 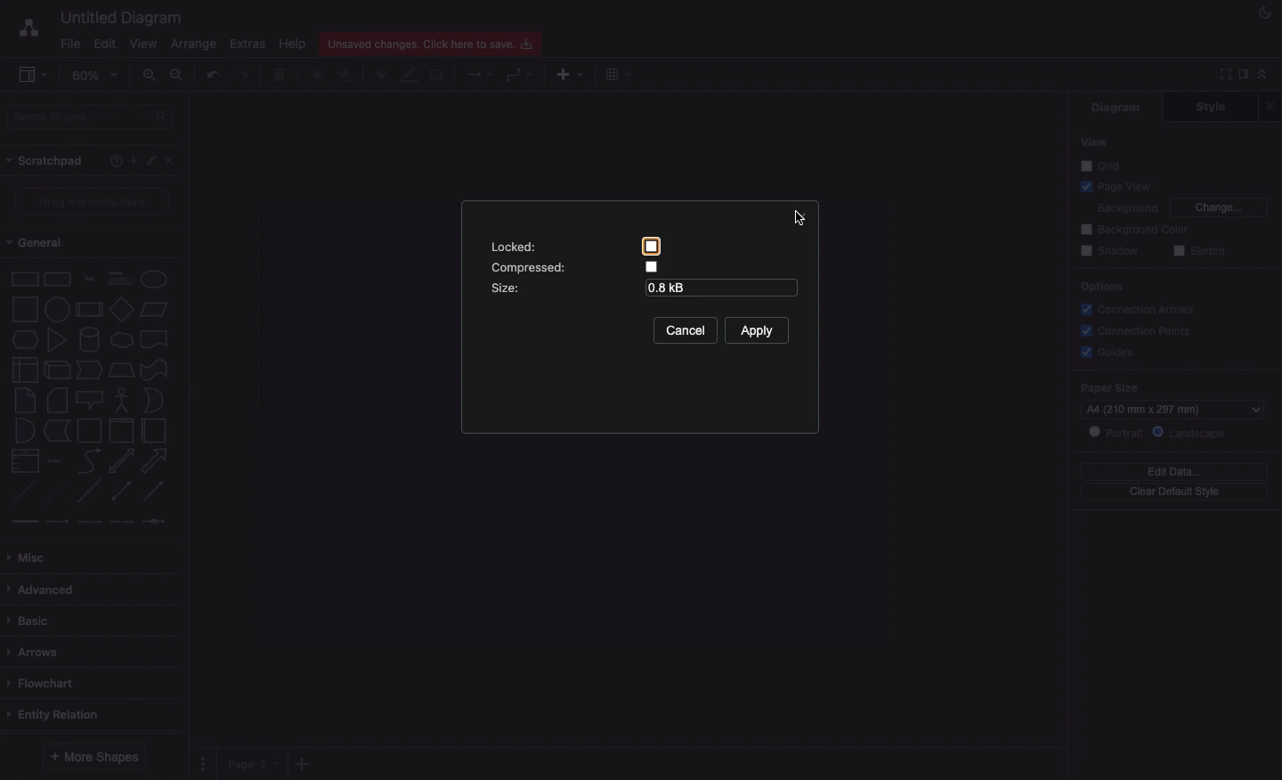 I want to click on Cancel, so click(x=685, y=331).